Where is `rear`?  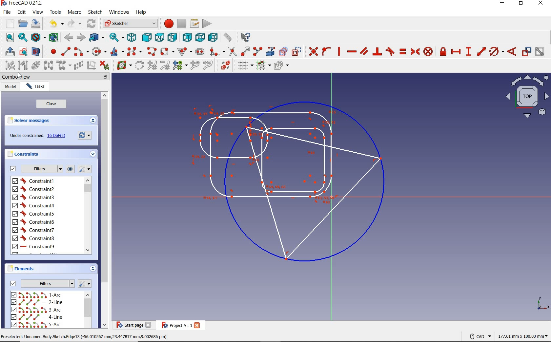
rear is located at coordinates (187, 37).